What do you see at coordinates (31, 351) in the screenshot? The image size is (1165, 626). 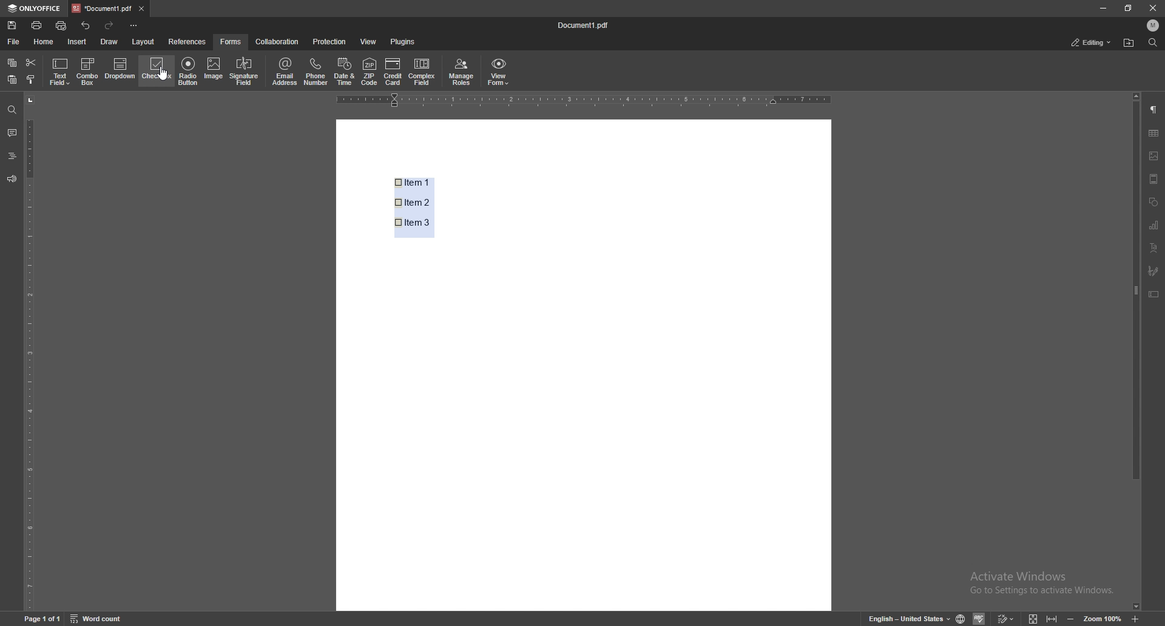 I see `vertical scale` at bounding box center [31, 351].